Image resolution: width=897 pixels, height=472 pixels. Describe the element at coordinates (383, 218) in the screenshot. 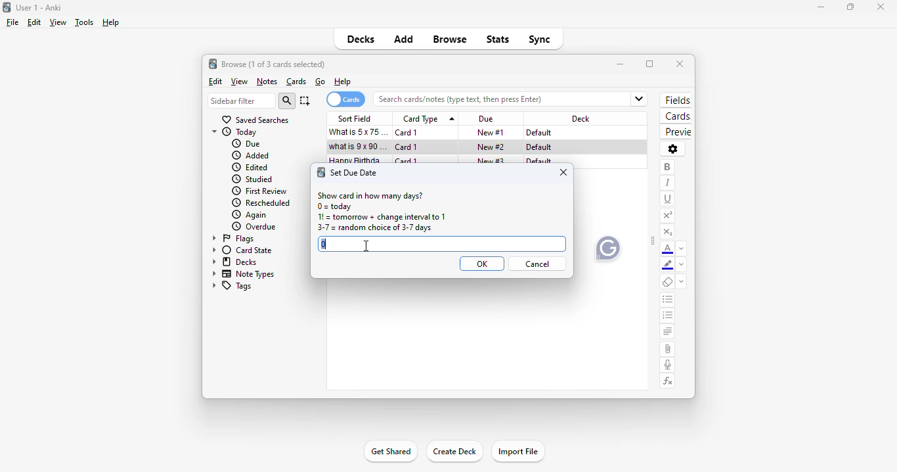

I see `1! = tomorrow + change interval to 1` at that location.